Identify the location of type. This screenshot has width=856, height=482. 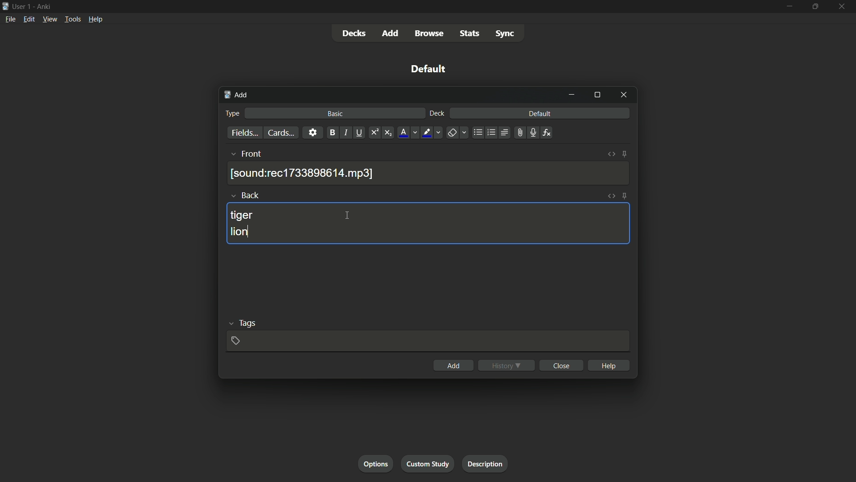
(234, 113).